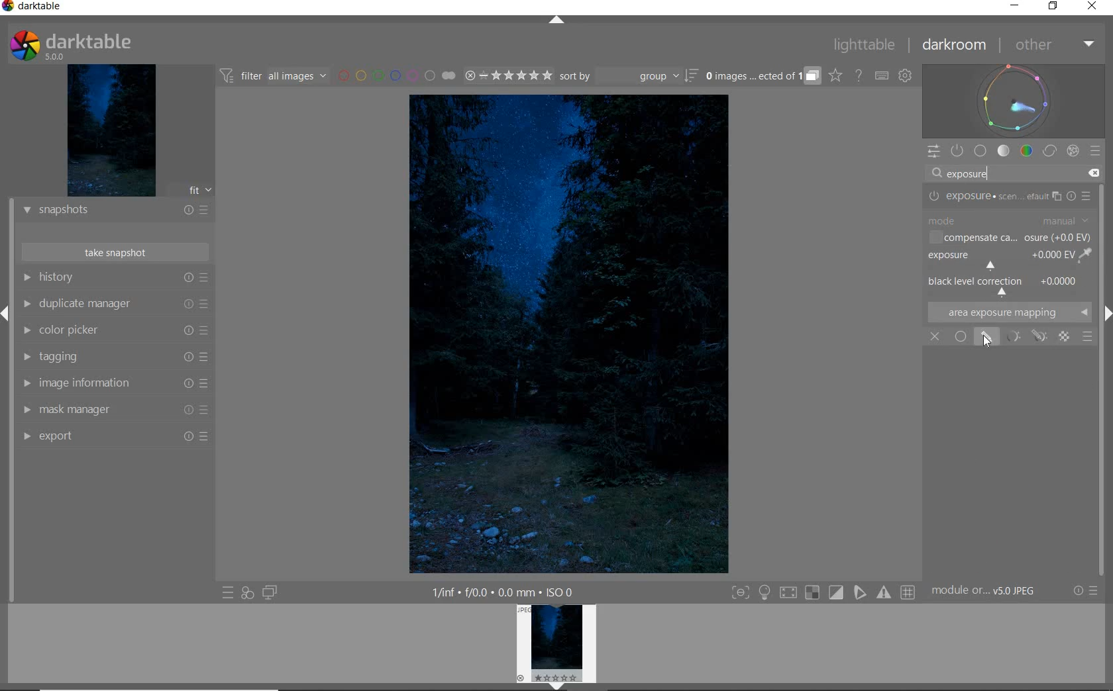 The image size is (1113, 691). Describe the element at coordinates (72, 44) in the screenshot. I see `SYSTEM LOGO` at that location.